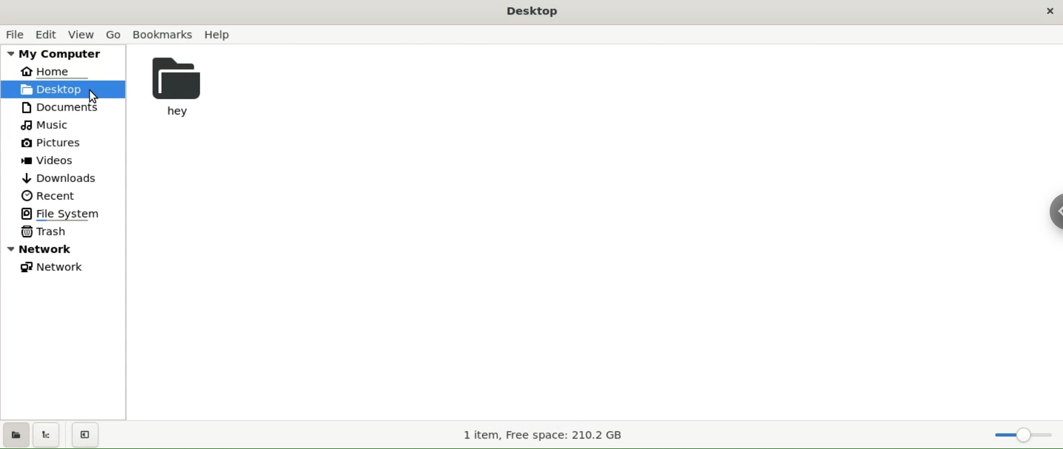 This screenshot has height=449, width=1063. What do you see at coordinates (82, 34) in the screenshot?
I see `view` at bounding box center [82, 34].